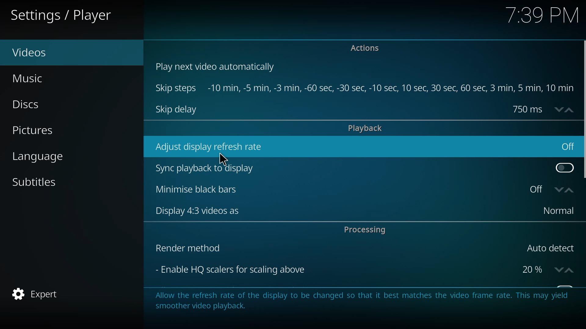 The width and height of the screenshot is (586, 329). Describe the element at coordinates (360, 301) in the screenshot. I see `info` at that location.